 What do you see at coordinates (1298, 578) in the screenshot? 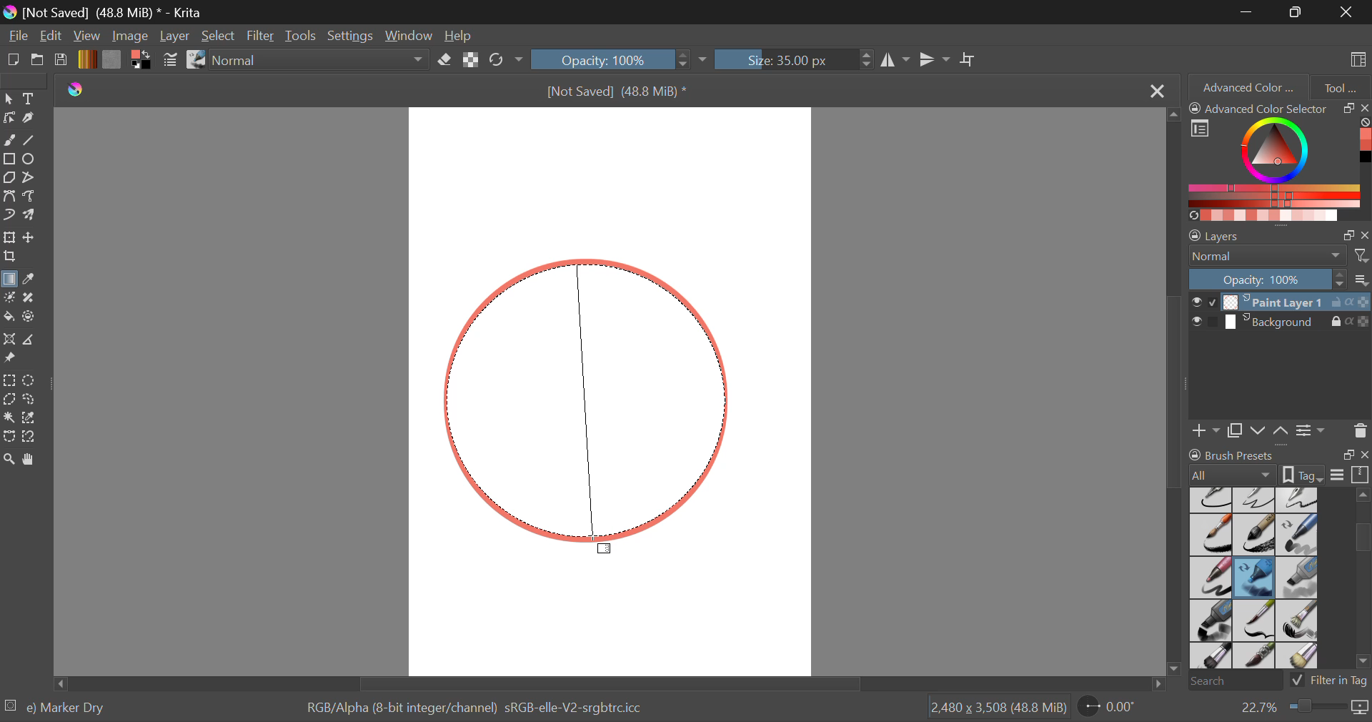
I see `Marker Medium` at bounding box center [1298, 578].